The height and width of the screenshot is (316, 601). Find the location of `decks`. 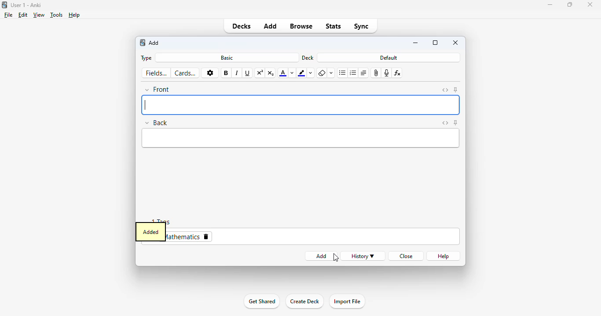

decks is located at coordinates (241, 26).